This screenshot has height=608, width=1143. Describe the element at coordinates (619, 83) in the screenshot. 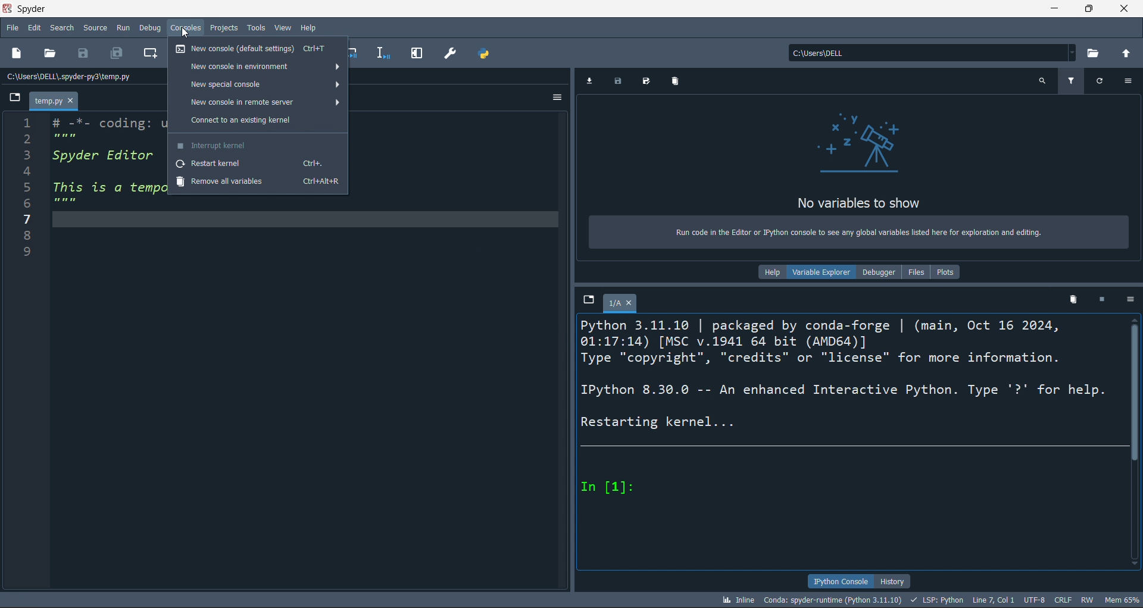

I see `save ` at that location.